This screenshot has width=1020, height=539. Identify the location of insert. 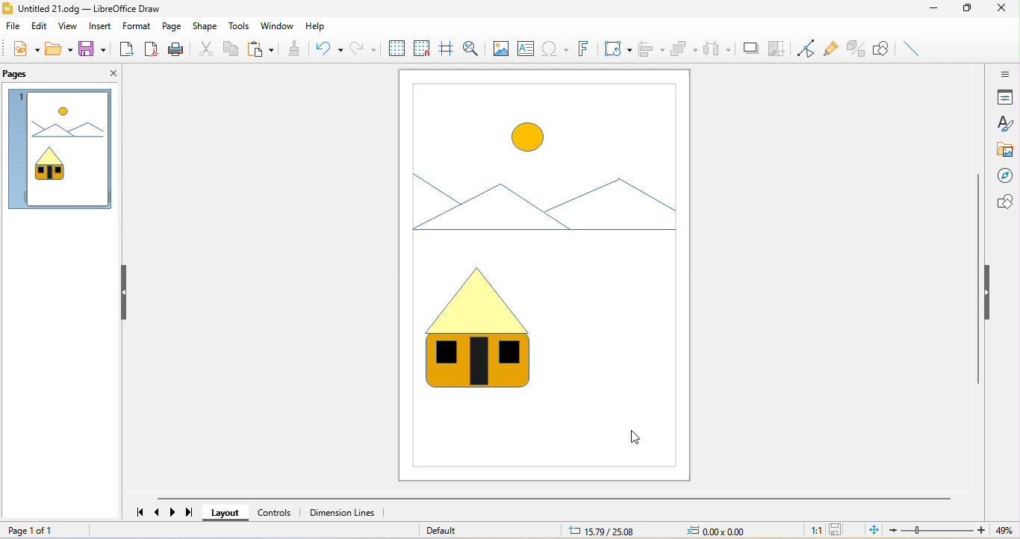
(101, 27).